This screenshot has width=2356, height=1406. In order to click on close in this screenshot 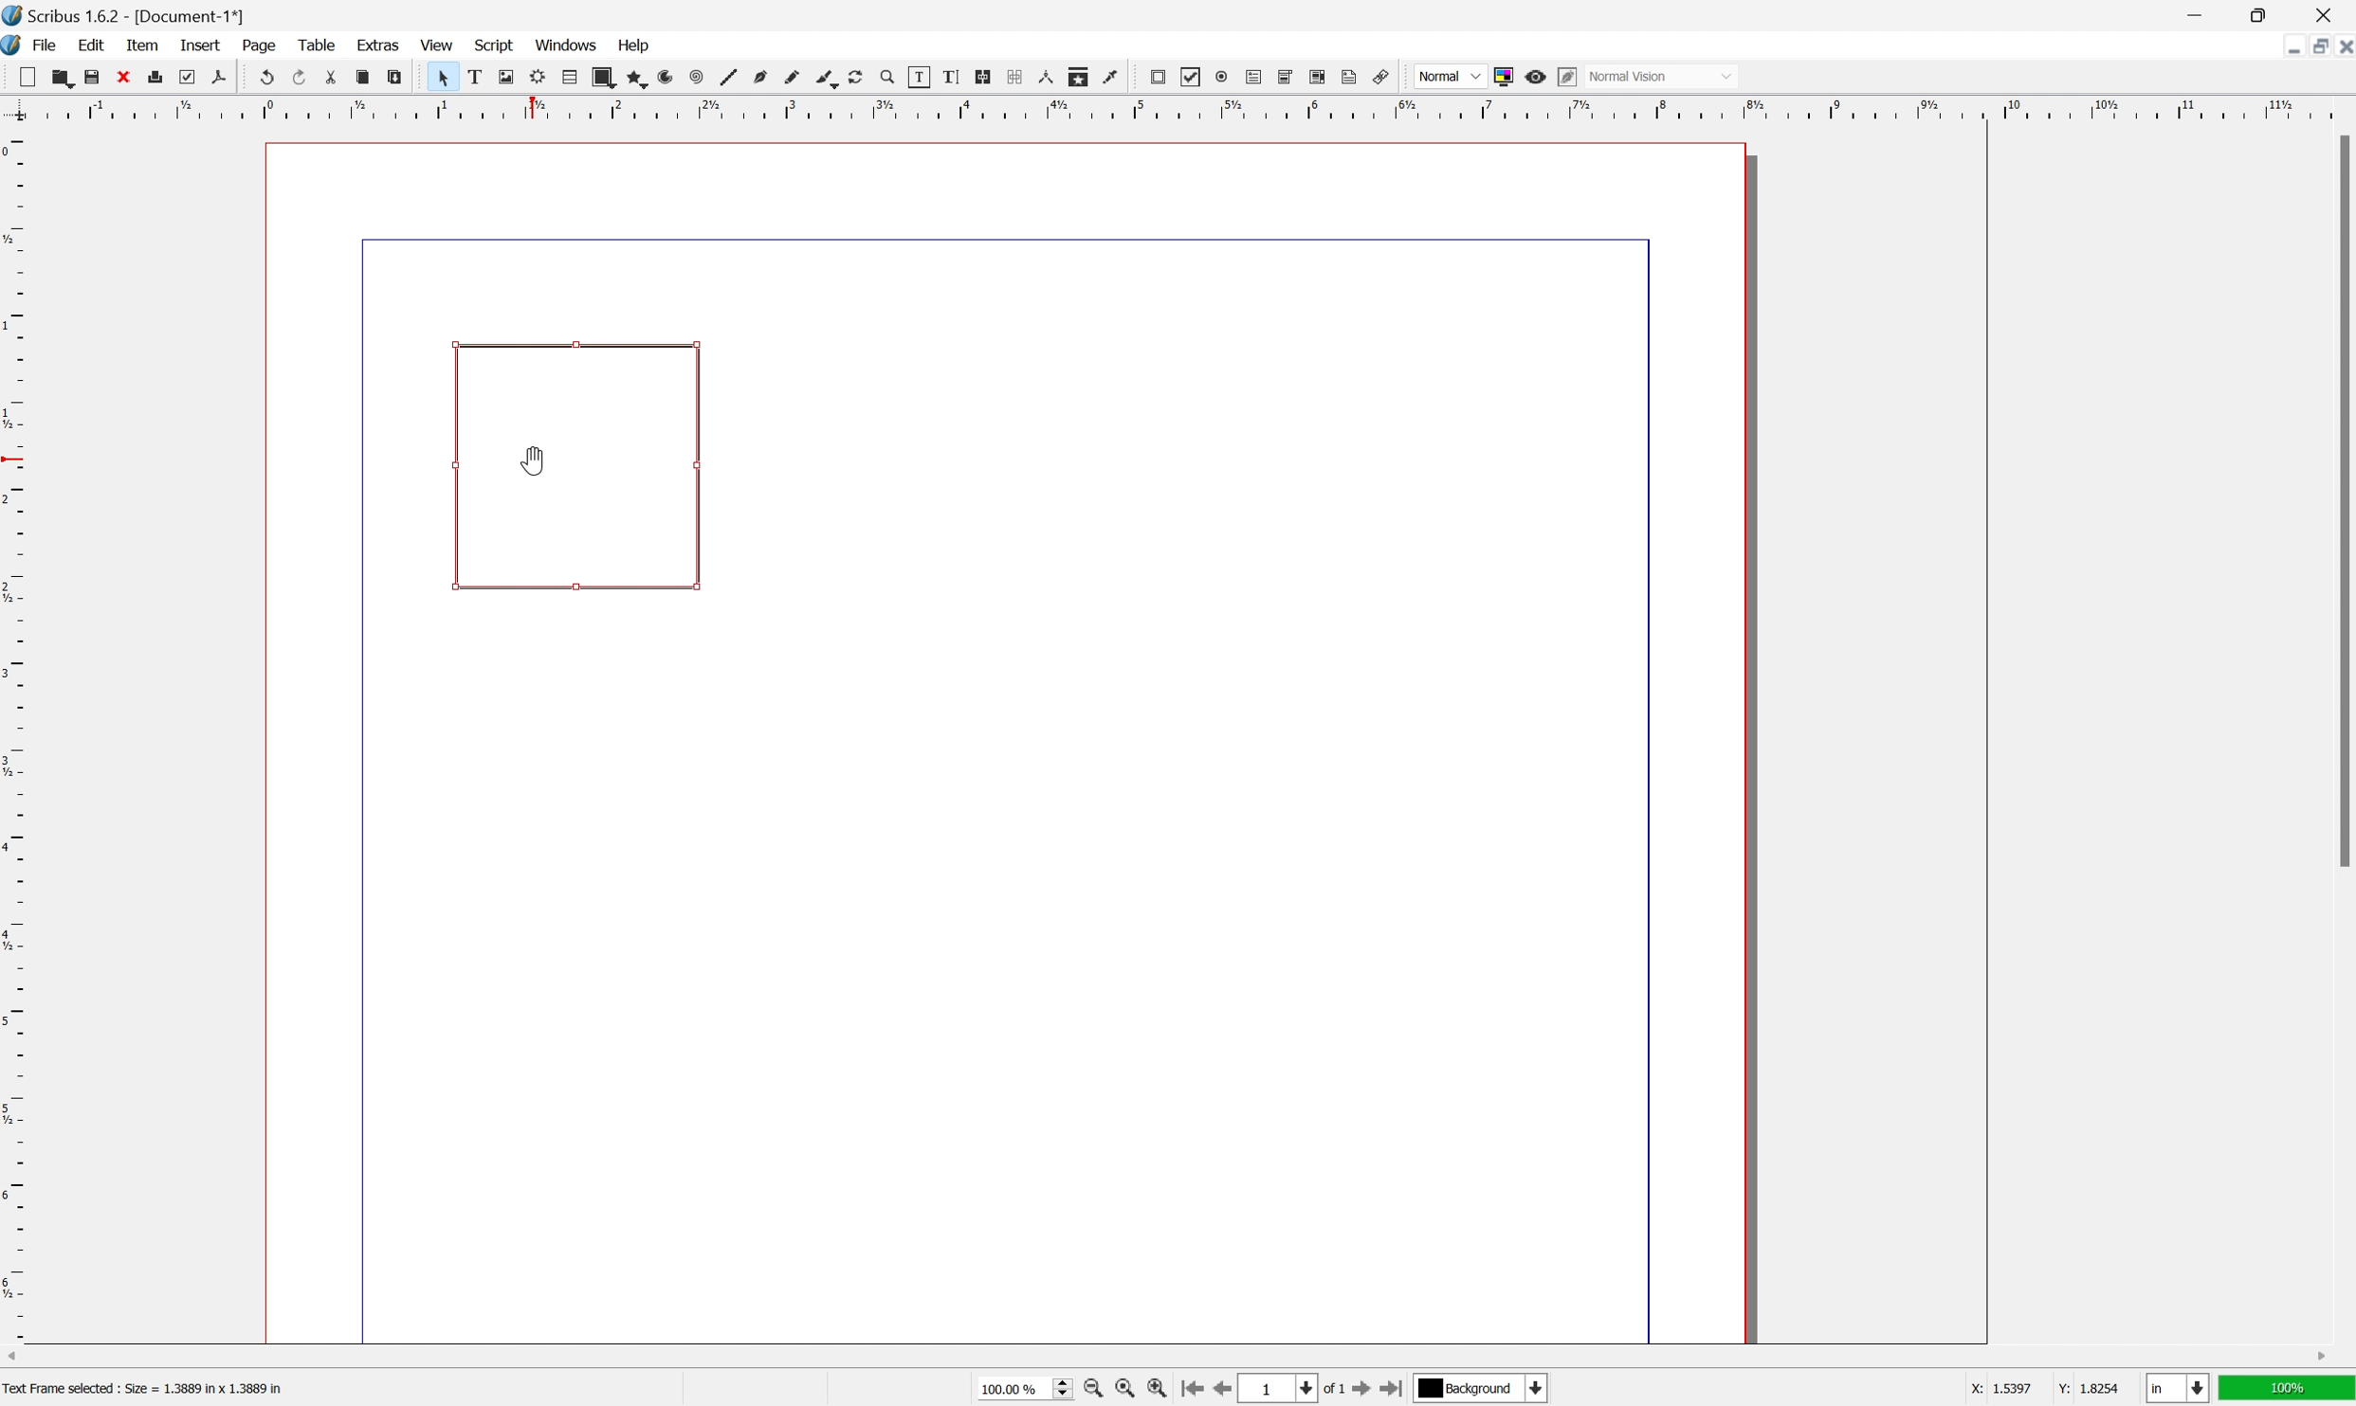, I will do `click(2329, 14)`.